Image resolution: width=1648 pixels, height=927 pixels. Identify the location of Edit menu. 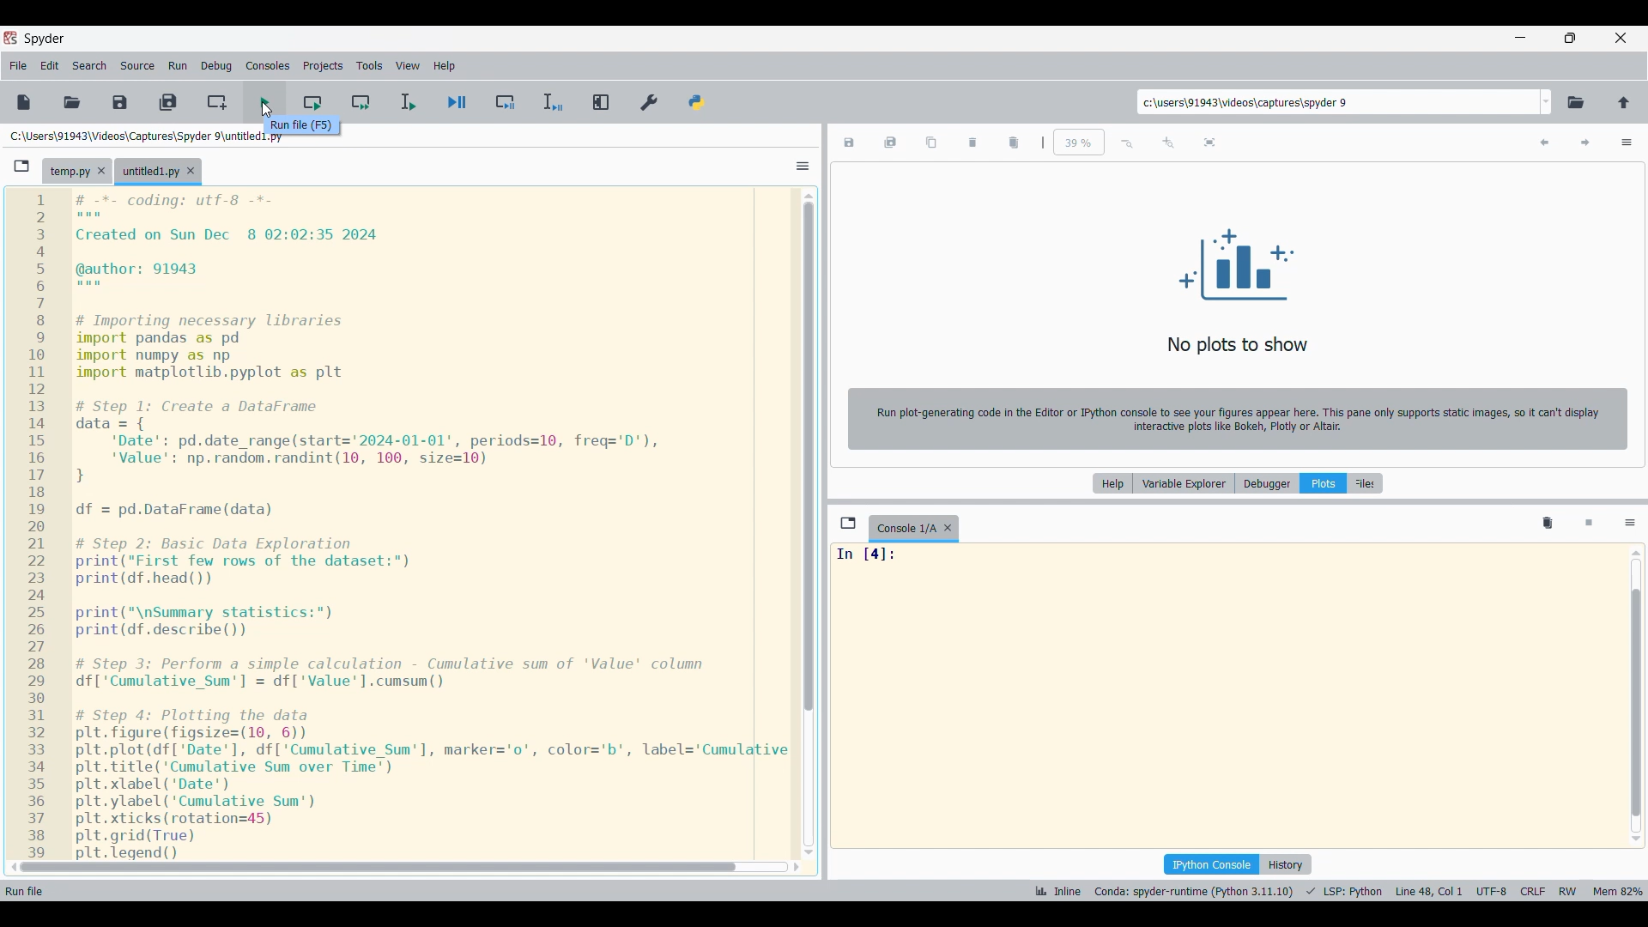
(51, 66).